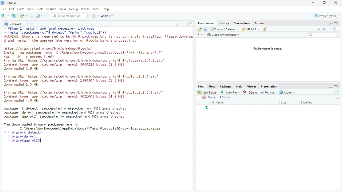 The height and width of the screenshot is (192, 342). What do you see at coordinates (331, 87) in the screenshot?
I see `Minimize` at bounding box center [331, 87].